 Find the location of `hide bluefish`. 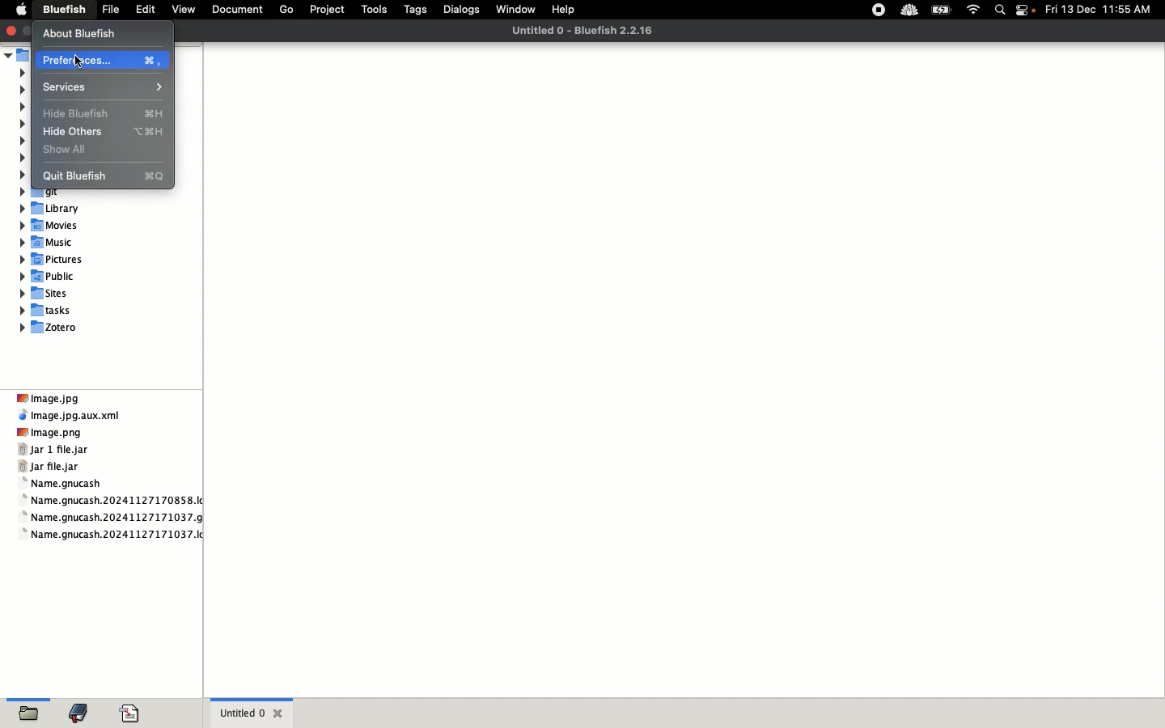

hide bluefish is located at coordinates (105, 113).